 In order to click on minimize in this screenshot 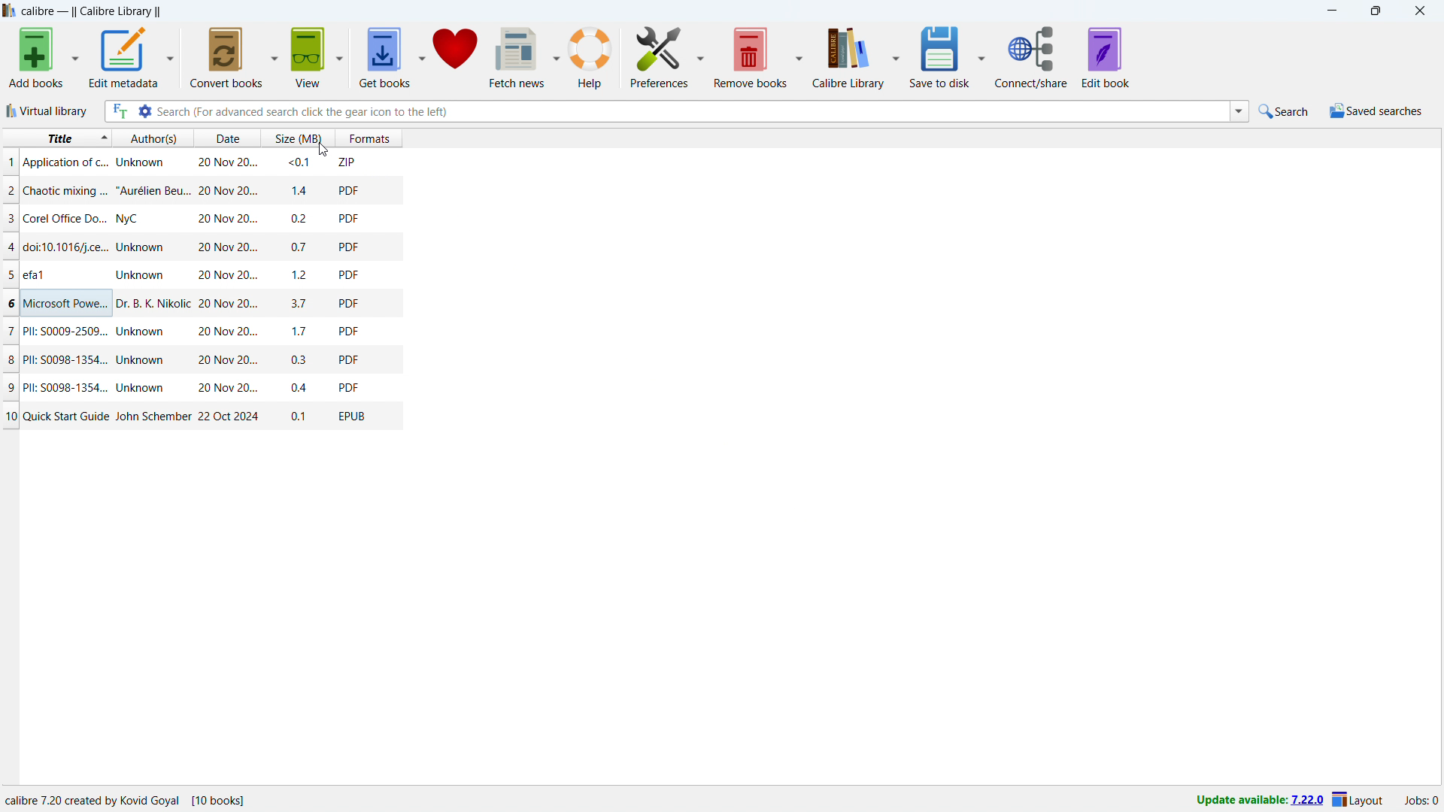, I will do `click(1330, 11)`.